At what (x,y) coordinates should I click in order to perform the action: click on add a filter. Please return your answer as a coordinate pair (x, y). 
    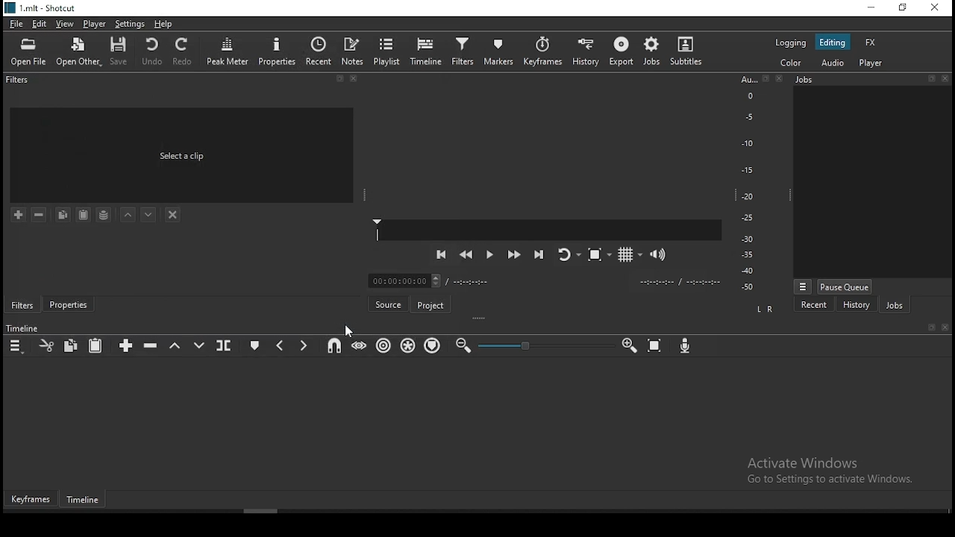
    Looking at the image, I should click on (19, 216).